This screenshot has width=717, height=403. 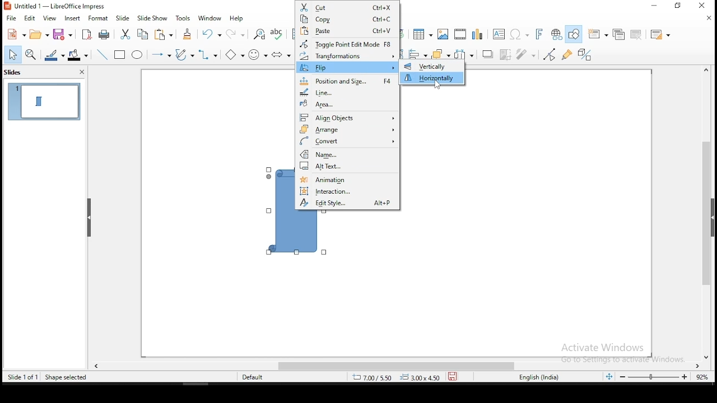 I want to click on cut, so click(x=125, y=34).